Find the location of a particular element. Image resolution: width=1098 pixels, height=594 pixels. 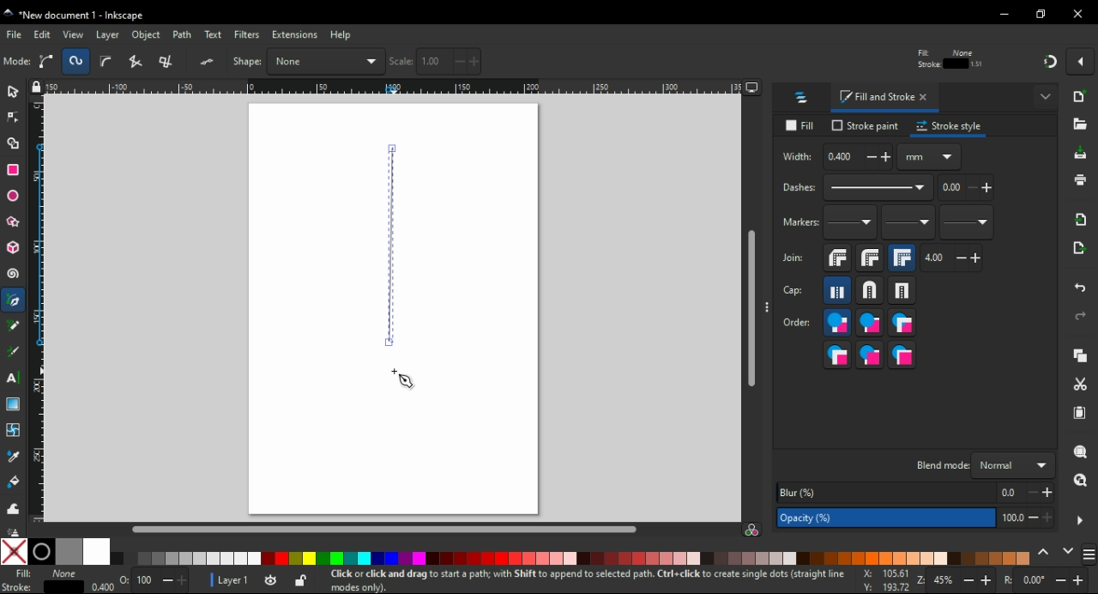

print is located at coordinates (1079, 179).